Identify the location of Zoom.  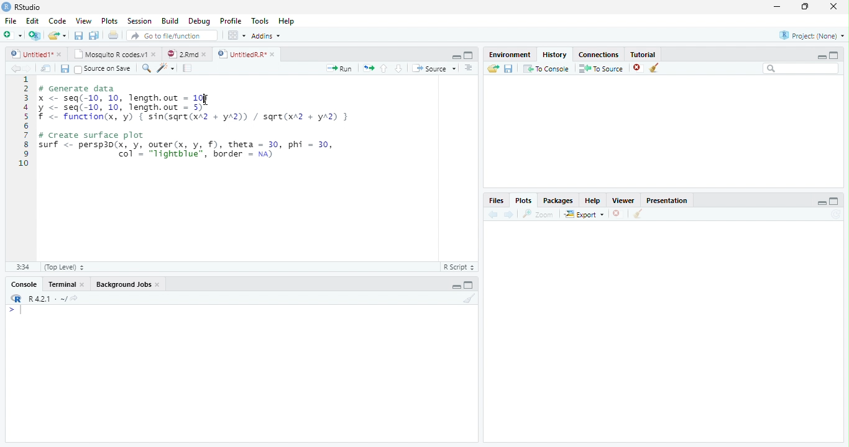
(538, 214).